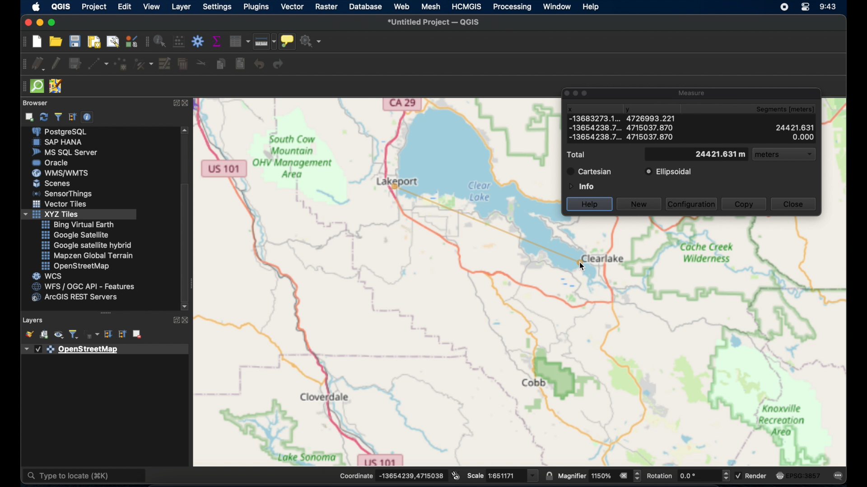 This screenshot has width=867, height=487. I want to click on save layer e dits, so click(74, 65).